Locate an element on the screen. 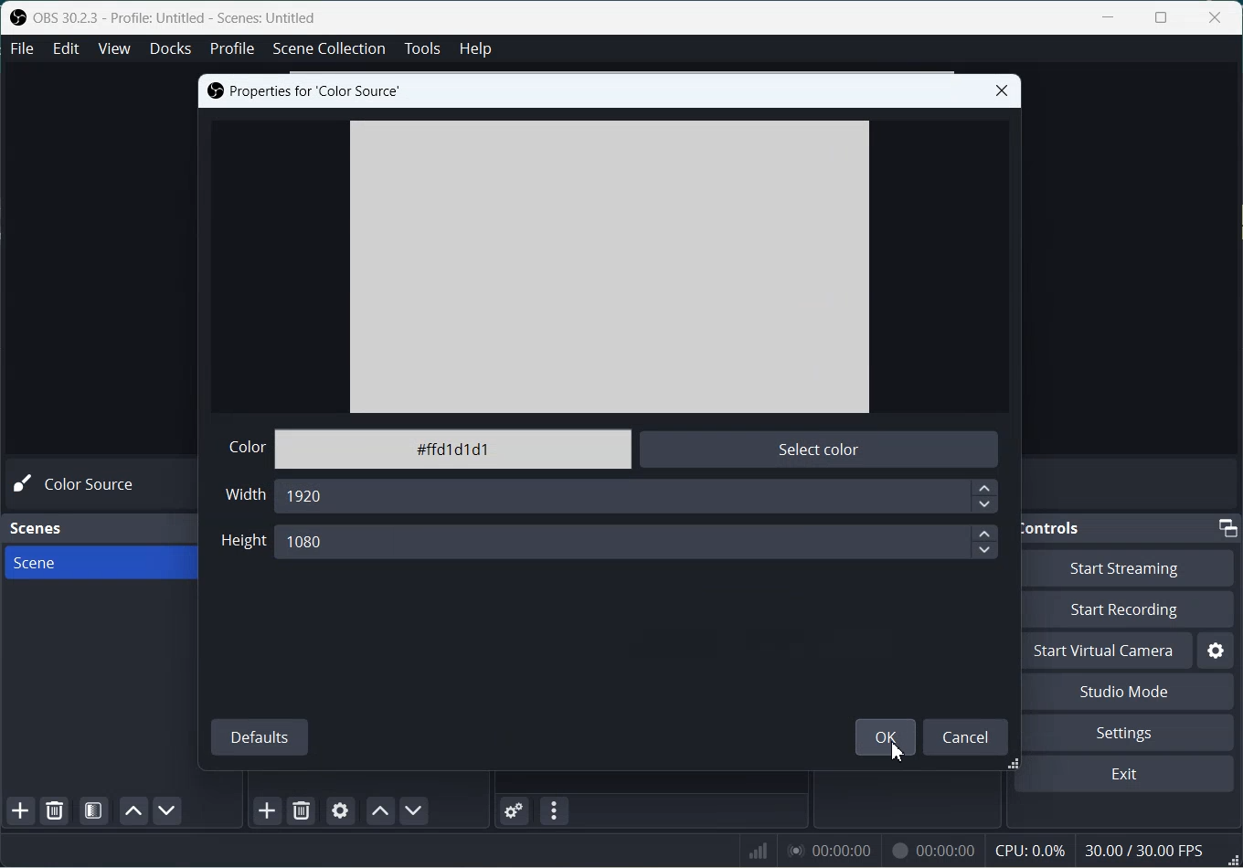  Remove selected Scene is located at coordinates (53, 811).